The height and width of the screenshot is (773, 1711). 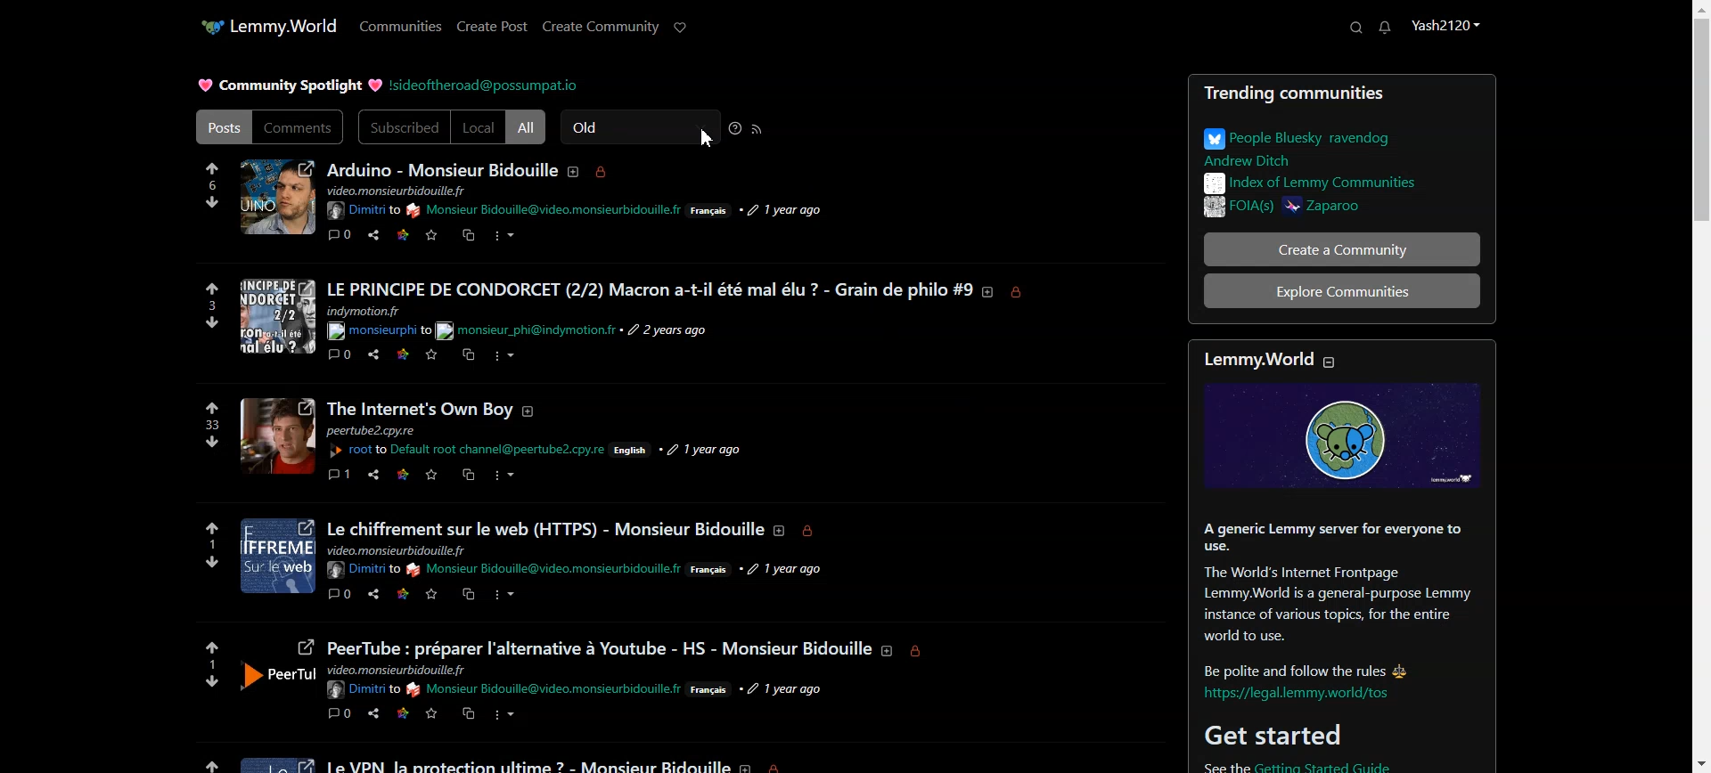 I want to click on Image, so click(x=277, y=761).